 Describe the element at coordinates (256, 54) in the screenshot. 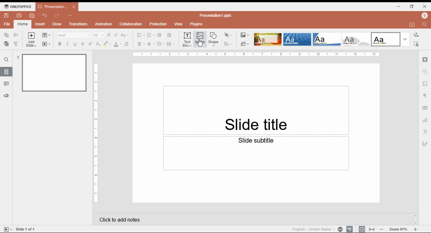

I see `Scale` at that location.